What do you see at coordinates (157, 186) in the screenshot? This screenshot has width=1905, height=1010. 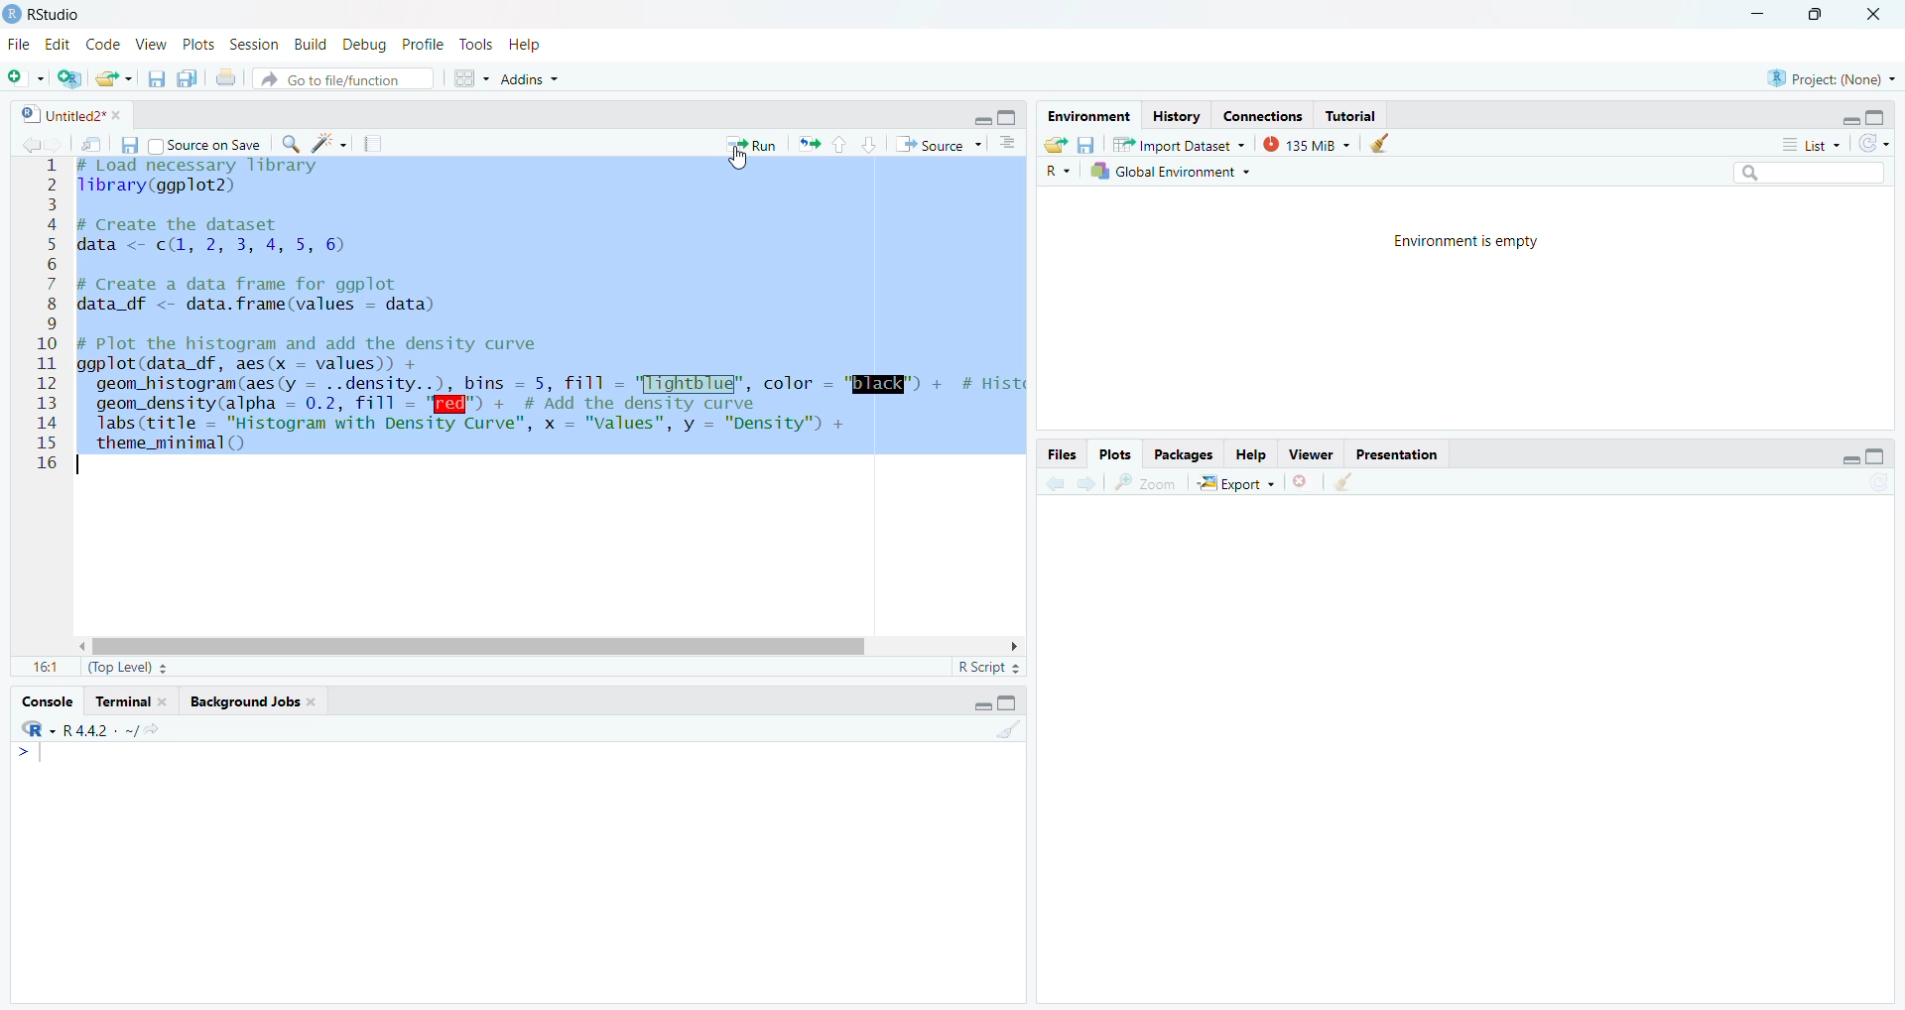 I see `library(ggplot)` at bounding box center [157, 186].